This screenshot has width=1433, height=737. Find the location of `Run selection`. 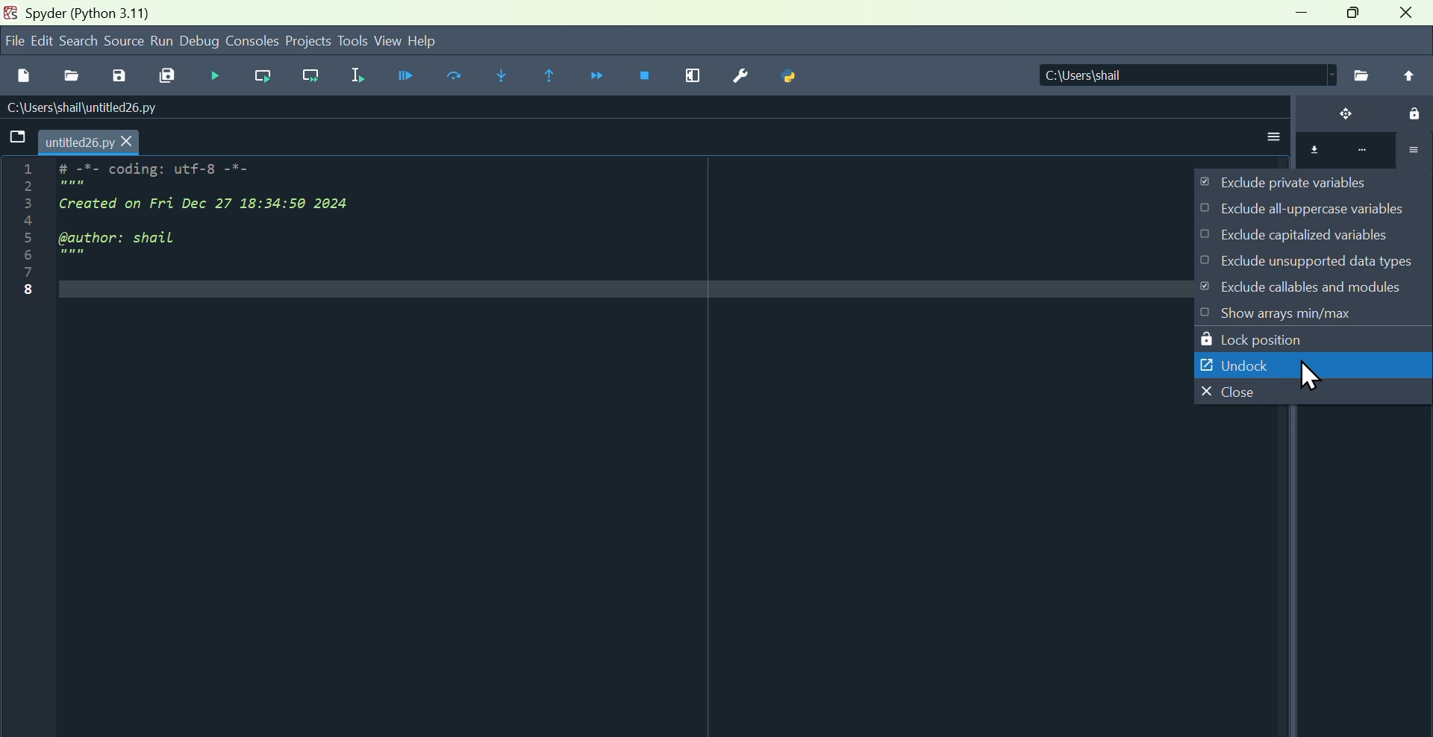

Run selection is located at coordinates (358, 74).